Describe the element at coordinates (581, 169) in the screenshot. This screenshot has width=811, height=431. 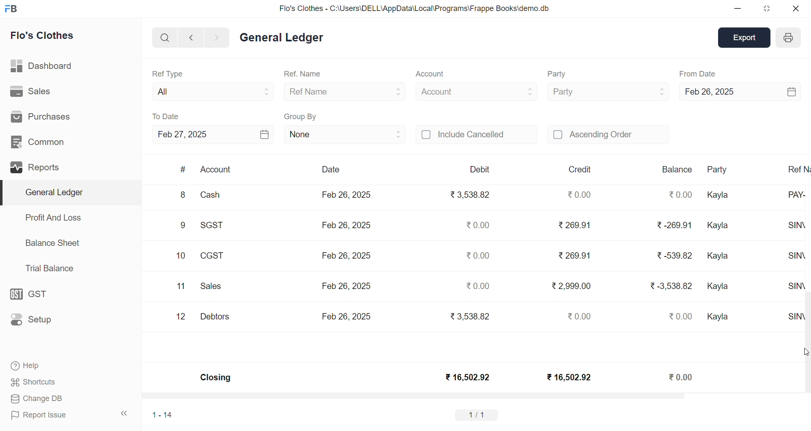
I see `Credit` at that location.